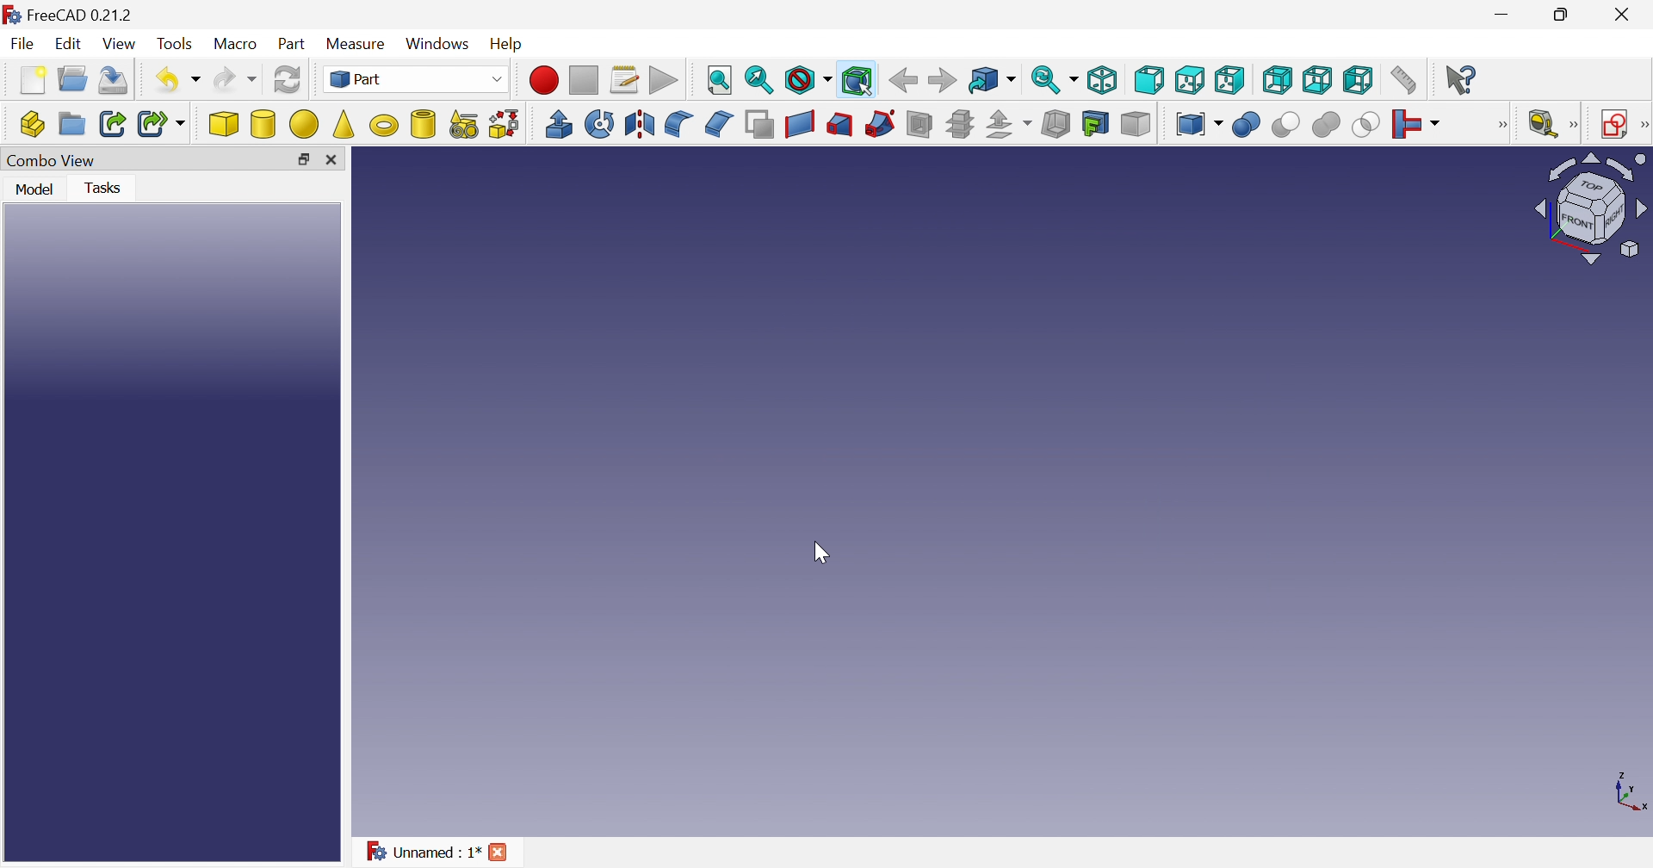 This screenshot has height=868, width=1653. Describe the element at coordinates (423, 123) in the screenshot. I see `Create tube` at that location.